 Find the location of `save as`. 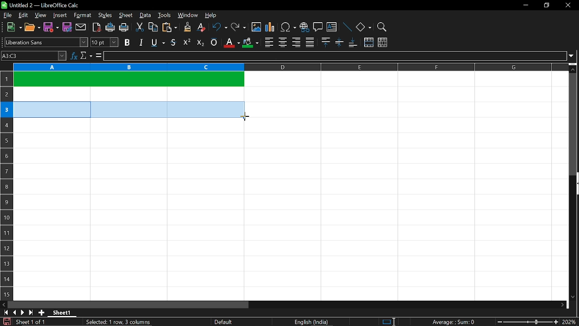

save as is located at coordinates (67, 27).